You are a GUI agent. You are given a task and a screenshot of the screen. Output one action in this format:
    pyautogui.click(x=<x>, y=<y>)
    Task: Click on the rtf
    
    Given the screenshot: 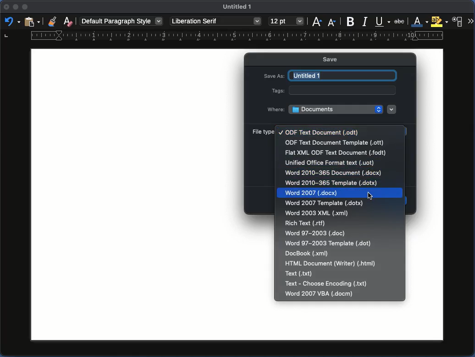 What is the action you would take?
    pyautogui.click(x=307, y=223)
    